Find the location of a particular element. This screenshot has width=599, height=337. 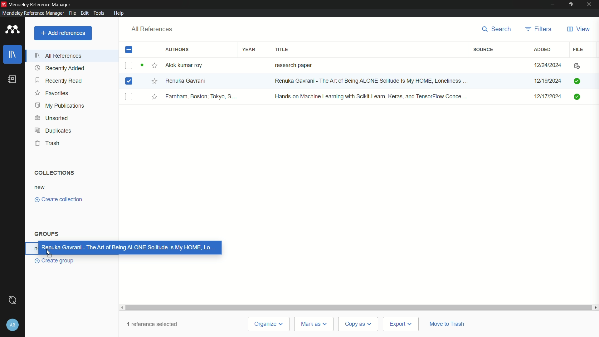

account and help is located at coordinates (12, 325).